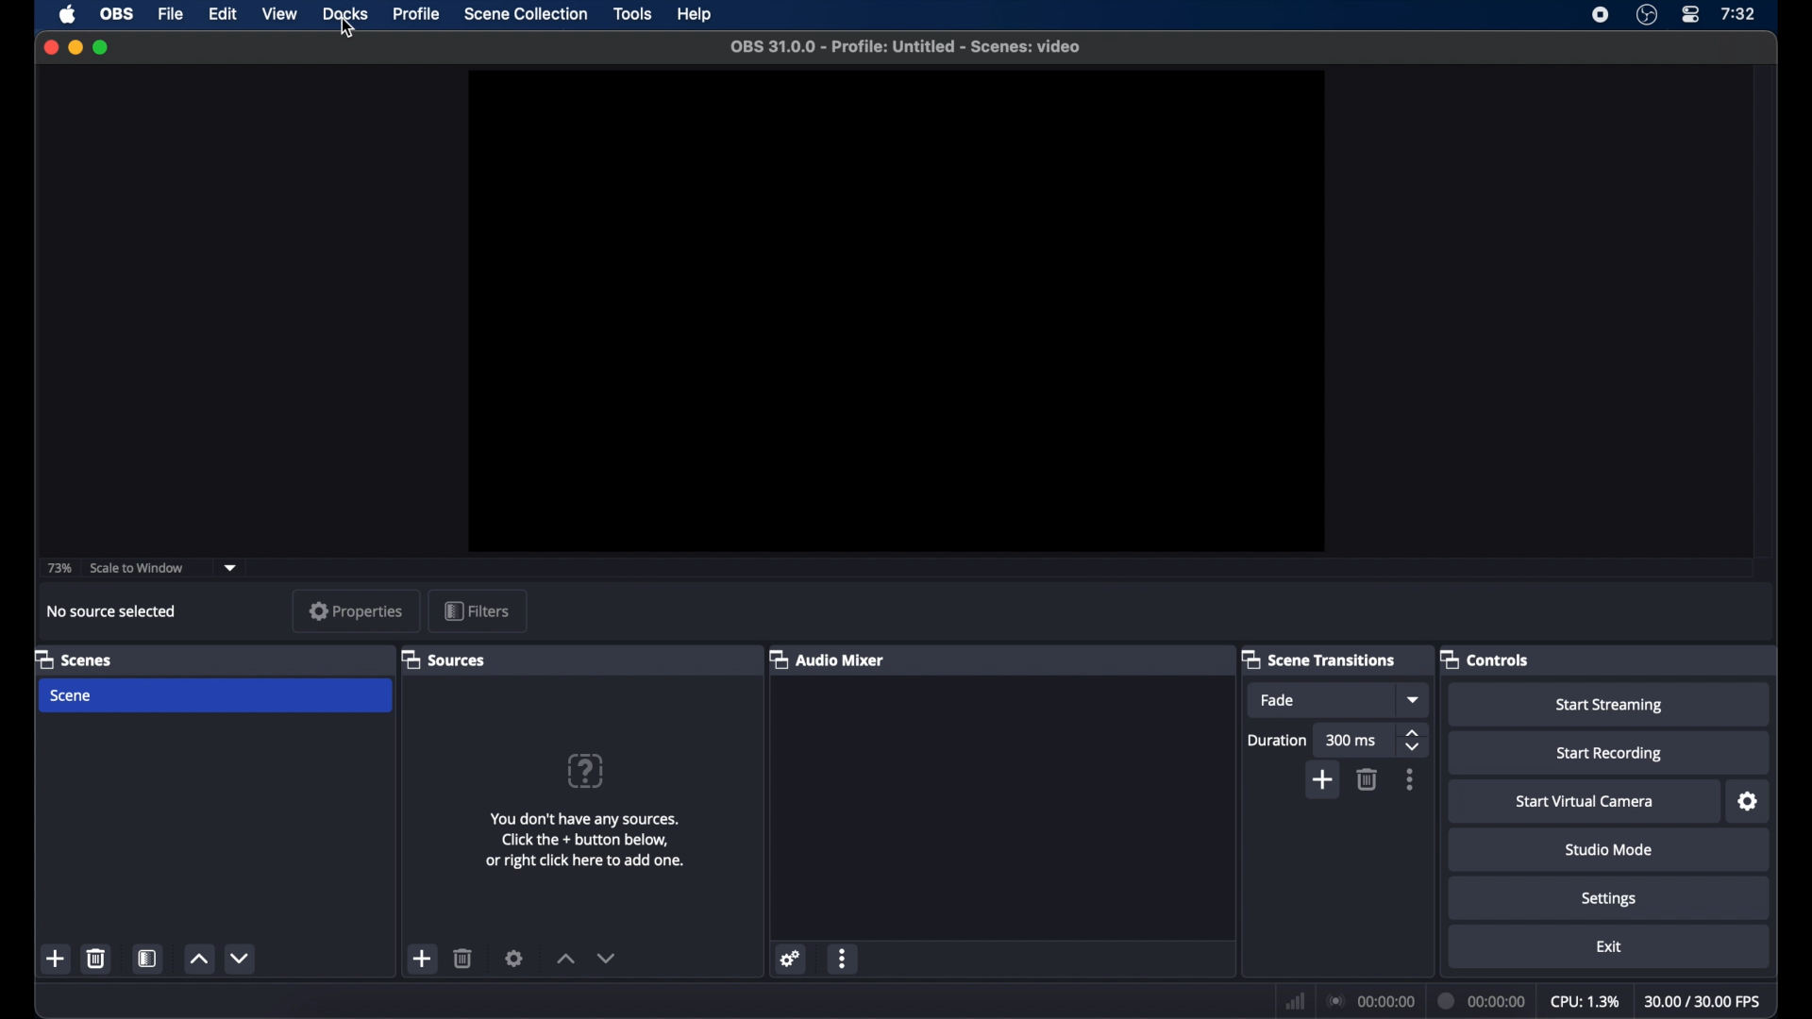 The image size is (1812, 1019). Describe the element at coordinates (633, 14) in the screenshot. I see `tools` at that location.